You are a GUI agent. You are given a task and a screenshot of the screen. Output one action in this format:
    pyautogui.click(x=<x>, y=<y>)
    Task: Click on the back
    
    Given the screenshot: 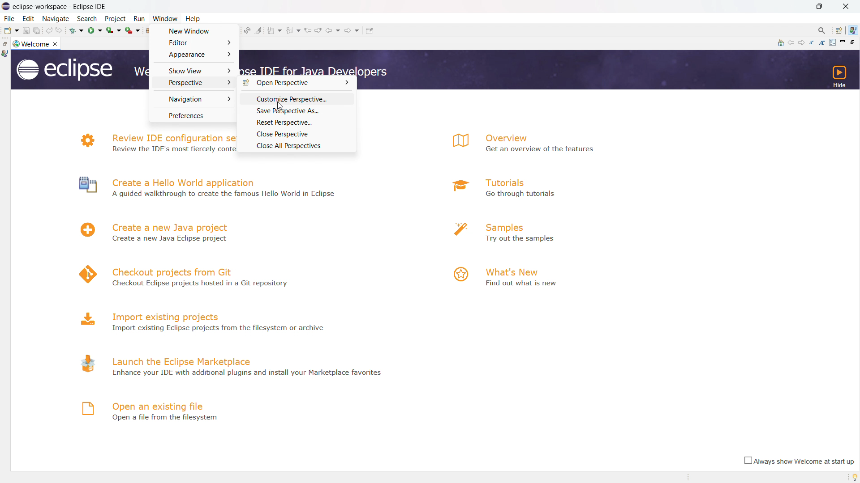 What is the action you would take?
    pyautogui.click(x=333, y=30)
    